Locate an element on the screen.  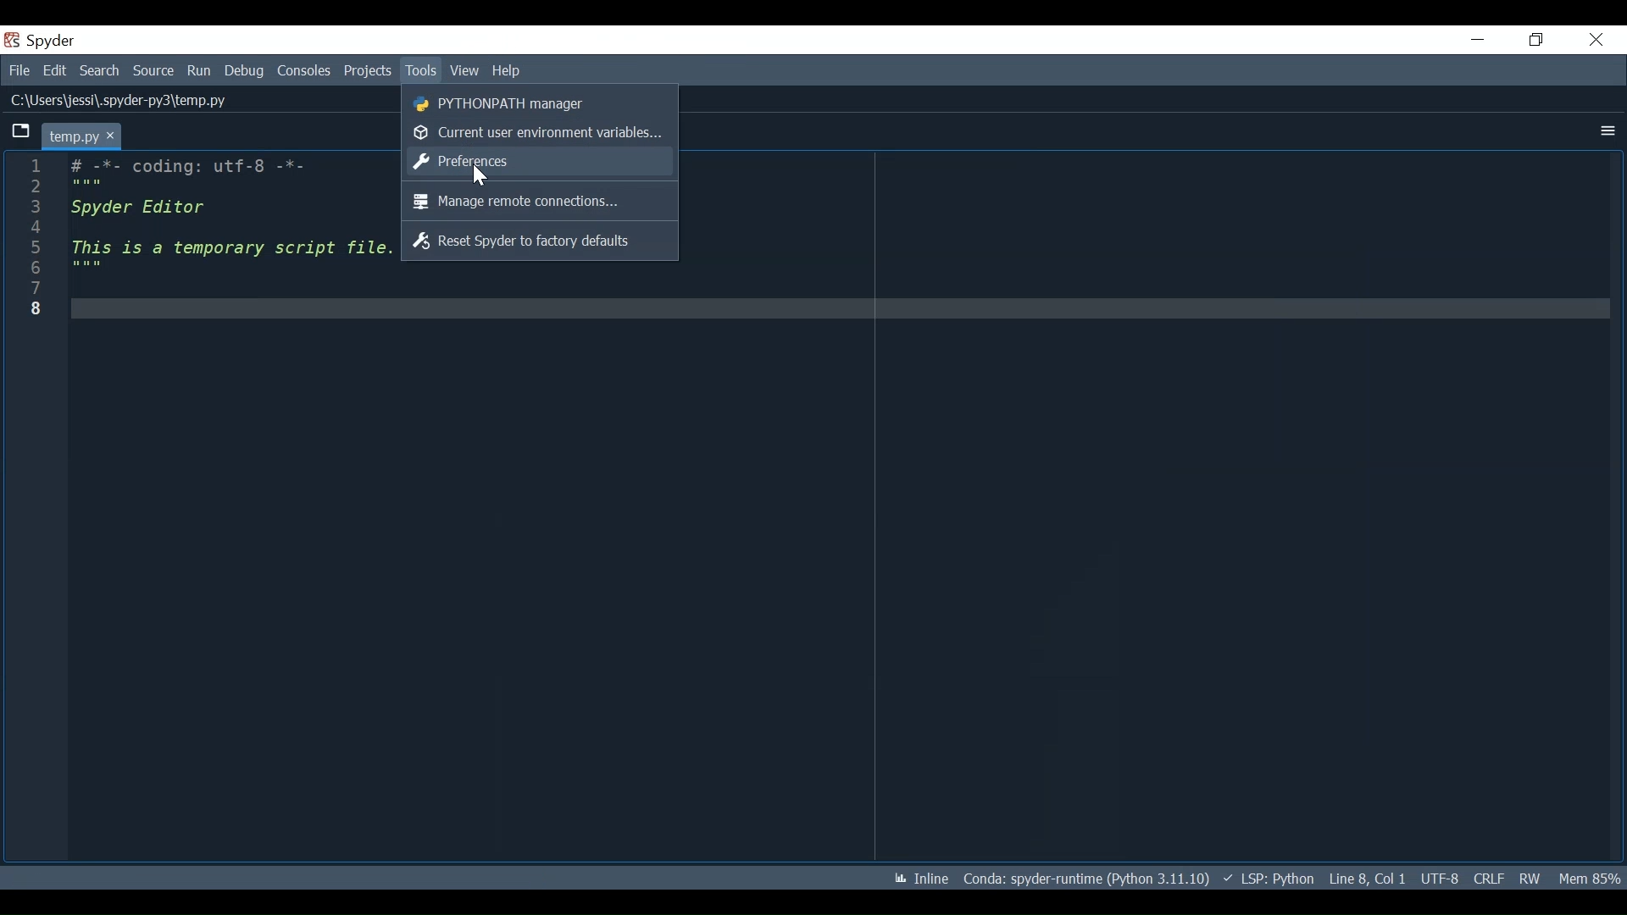
File EQL Status is located at coordinates (1489, 879).